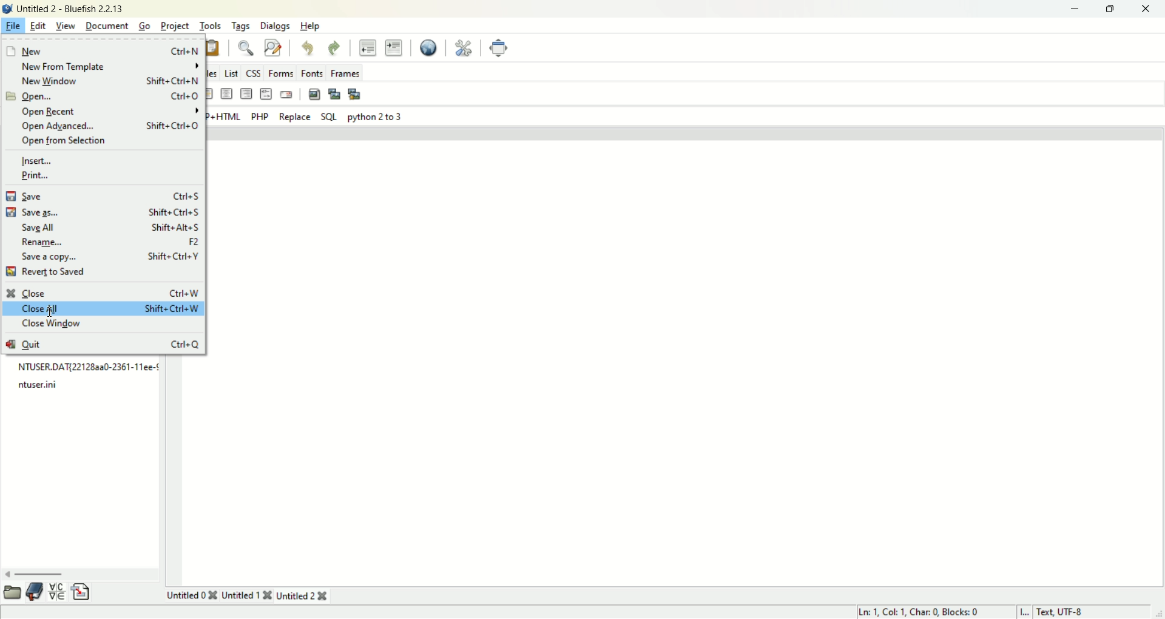 The image size is (1165, 619). What do you see at coordinates (227, 95) in the screenshot?
I see `center` at bounding box center [227, 95].